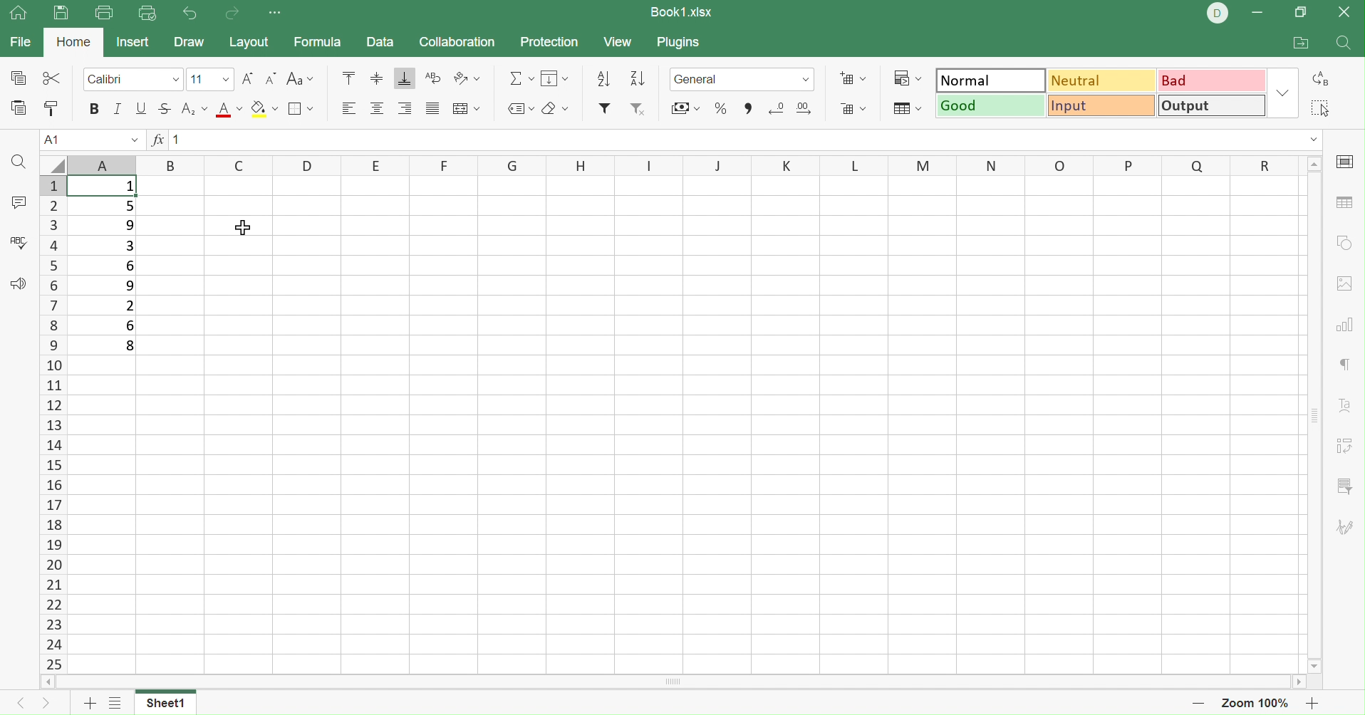 The width and height of the screenshot is (1365, 715). What do you see at coordinates (1348, 365) in the screenshot?
I see `Paragraph settings` at bounding box center [1348, 365].